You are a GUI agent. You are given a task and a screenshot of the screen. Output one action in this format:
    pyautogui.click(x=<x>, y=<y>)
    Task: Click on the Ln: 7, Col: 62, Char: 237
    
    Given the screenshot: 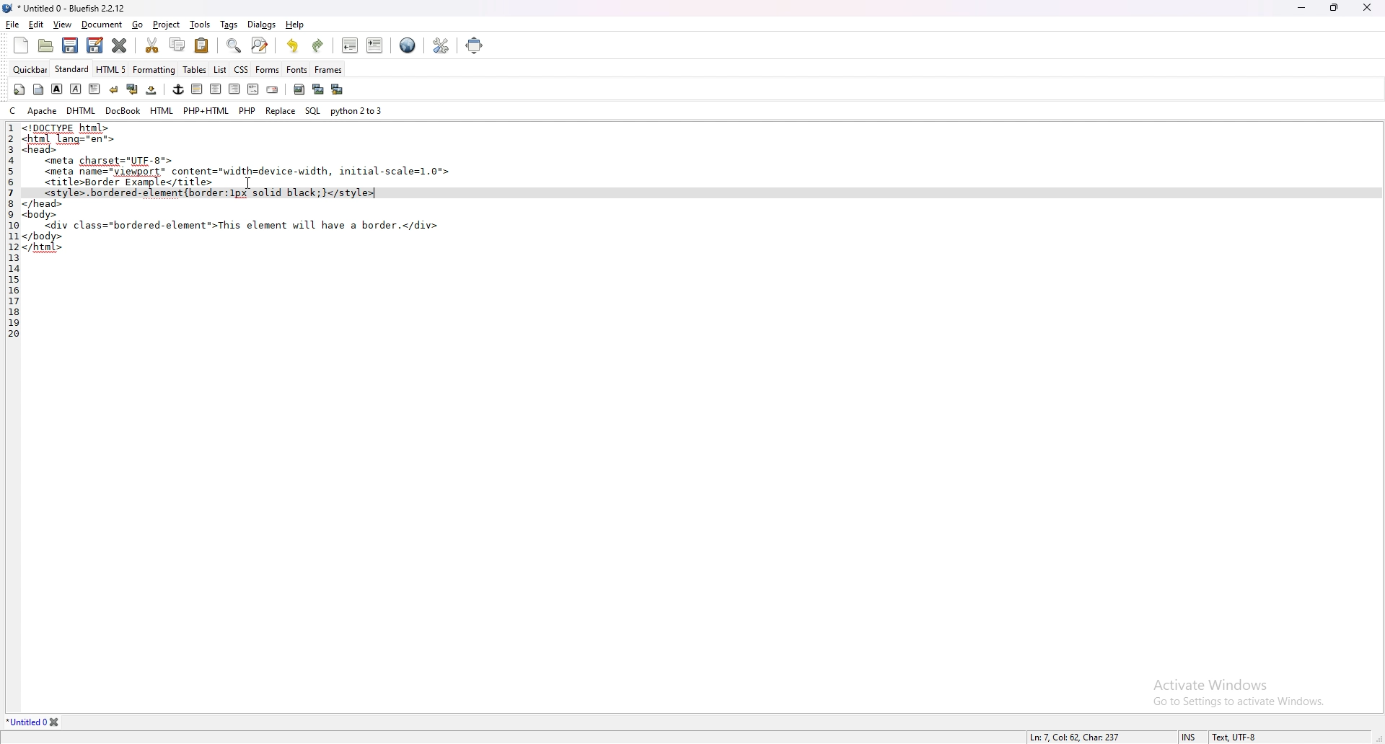 What is the action you would take?
    pyautogui.click(x=1075, y=736)
    